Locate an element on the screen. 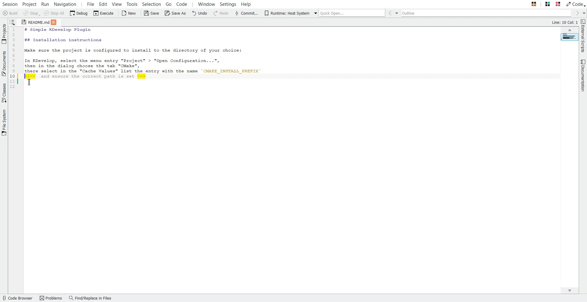 The width and height of the screenshot is (587, 302). Commit is located at coordinates (247, 13).